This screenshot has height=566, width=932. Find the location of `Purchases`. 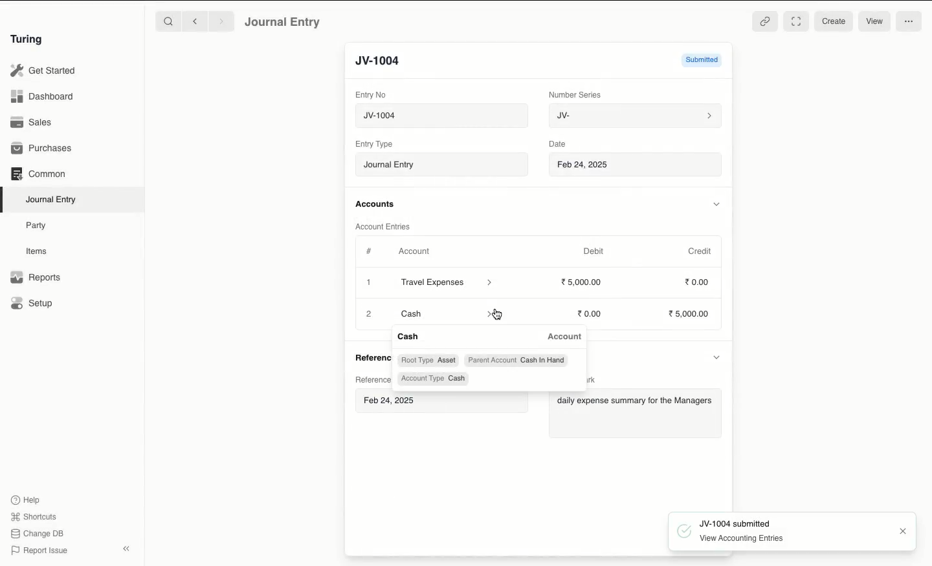

Purchases is located at coordinates (42, 149).